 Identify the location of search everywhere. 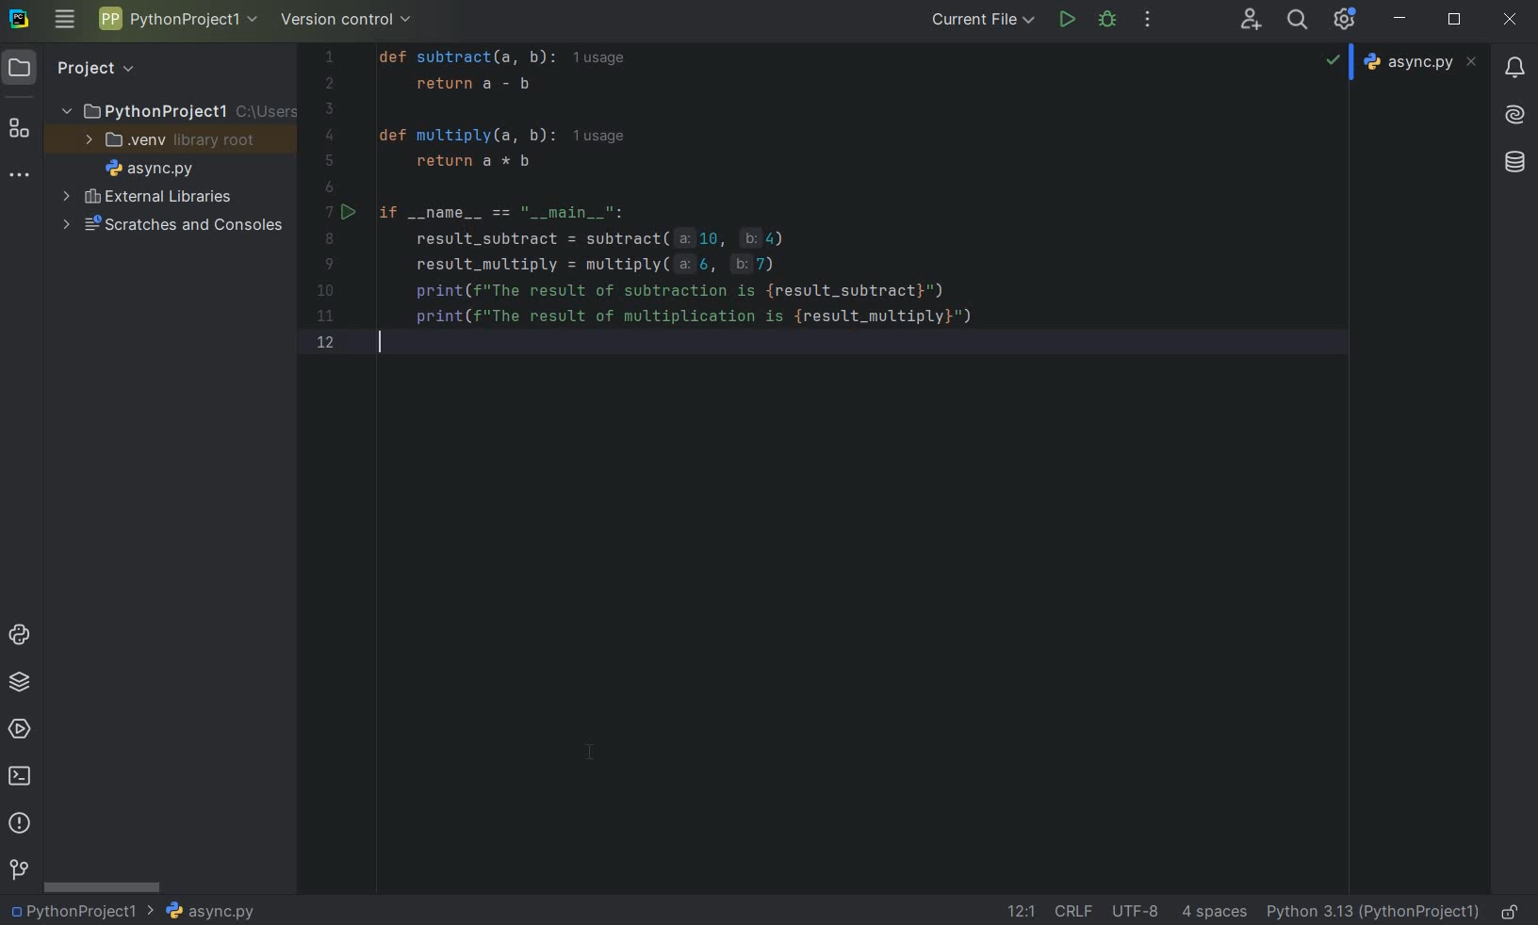
(1298, 21).